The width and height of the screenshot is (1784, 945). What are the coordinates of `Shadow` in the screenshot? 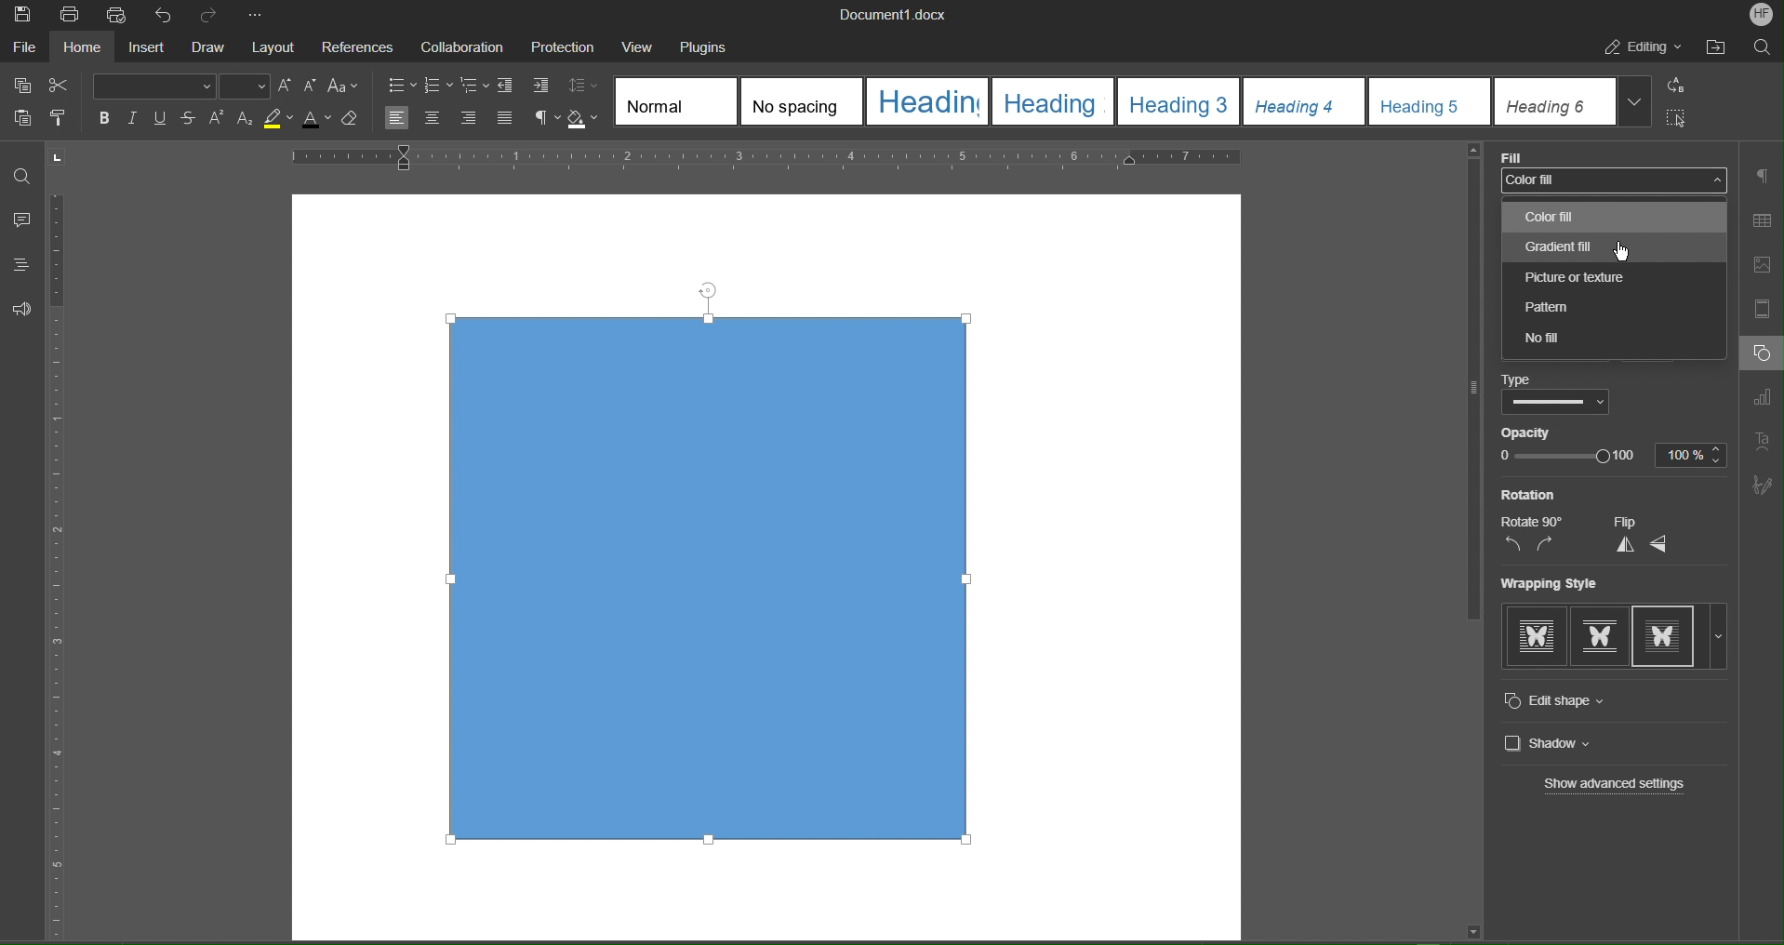 It's located at (586, 120).